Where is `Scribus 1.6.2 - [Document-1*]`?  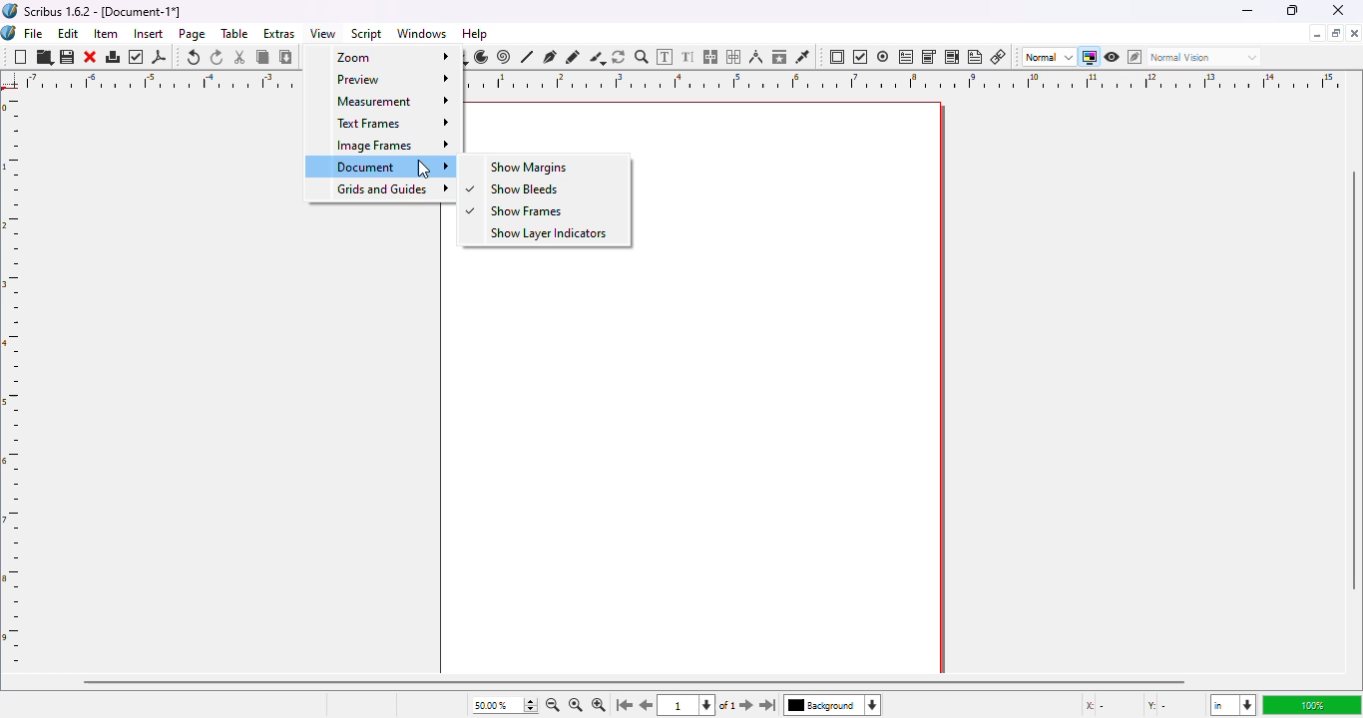
Scribus 1.6.2 - [Document-1*] is located at coordinates (104, 11).